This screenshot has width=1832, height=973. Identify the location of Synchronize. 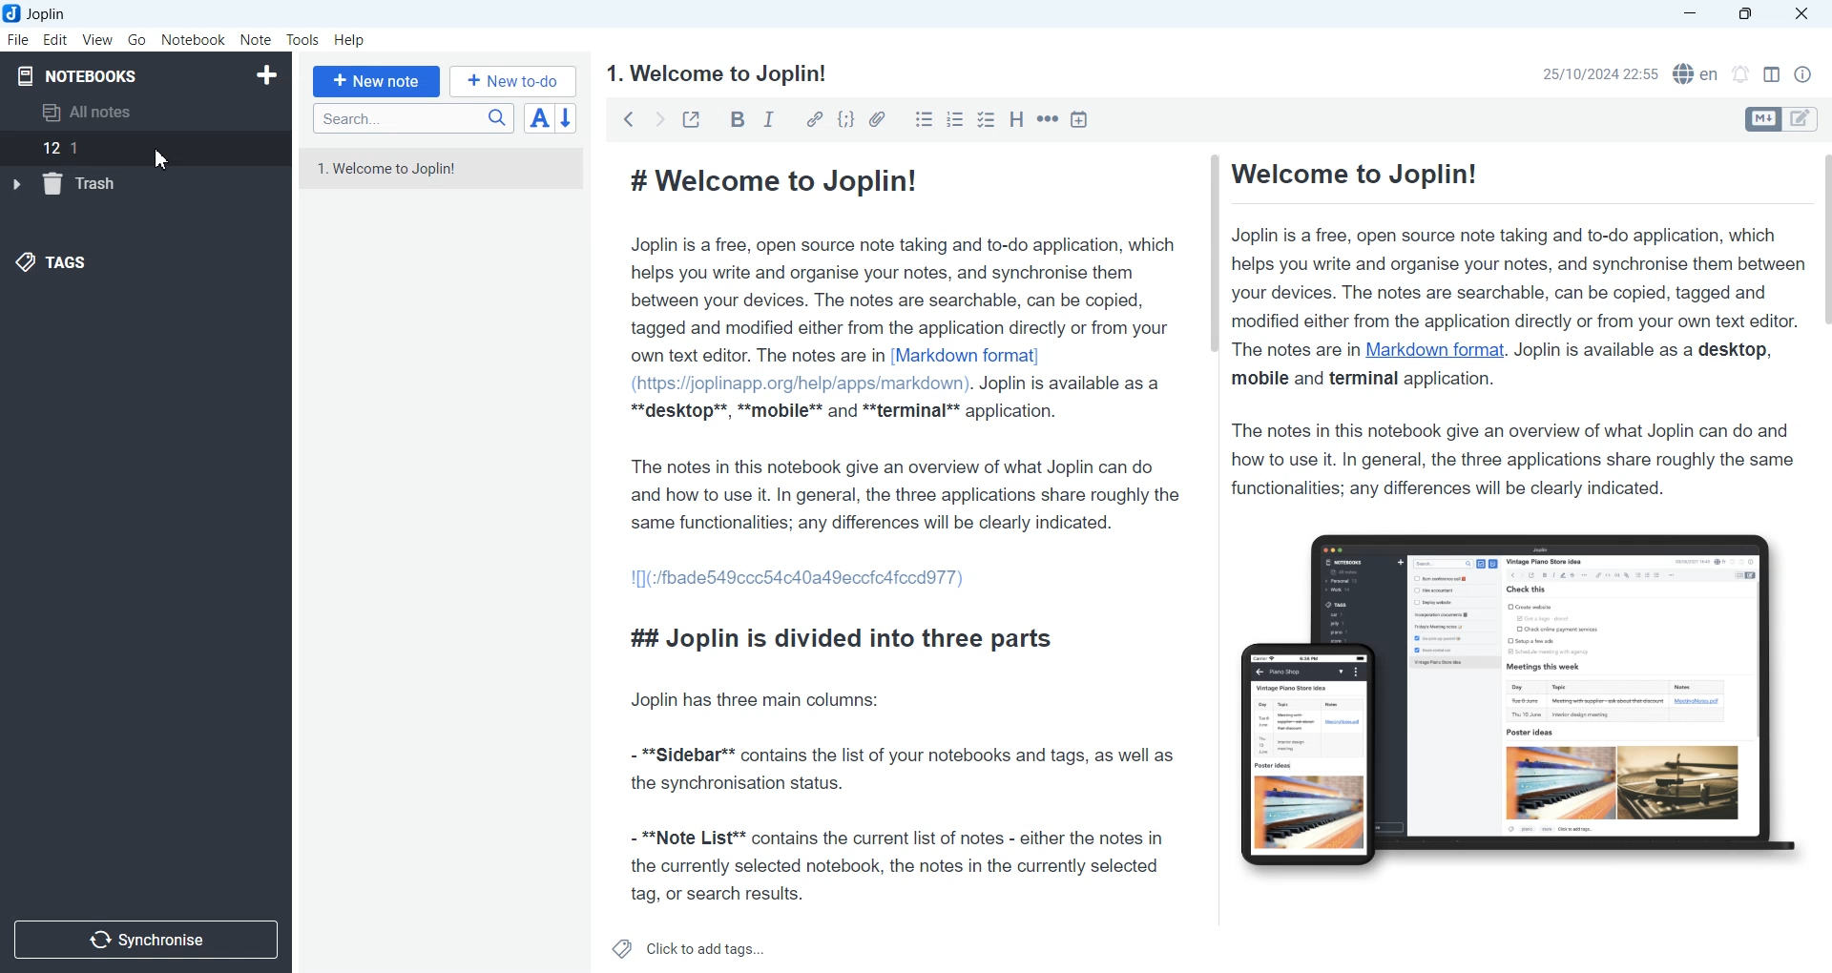
(145, 938).